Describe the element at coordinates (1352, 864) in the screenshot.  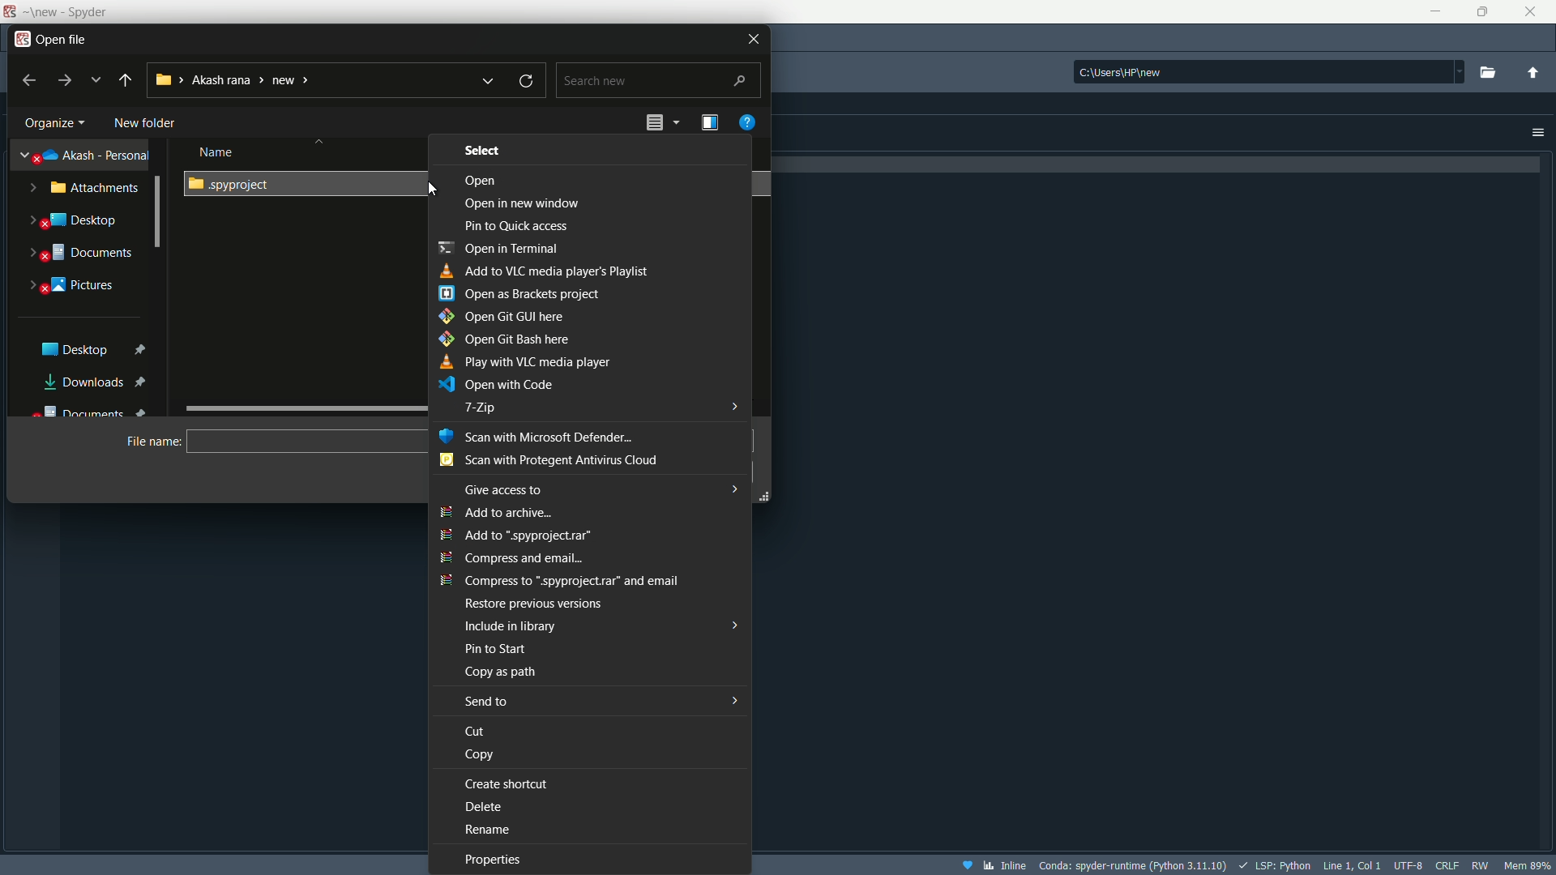
I see `cursor position` at that location.